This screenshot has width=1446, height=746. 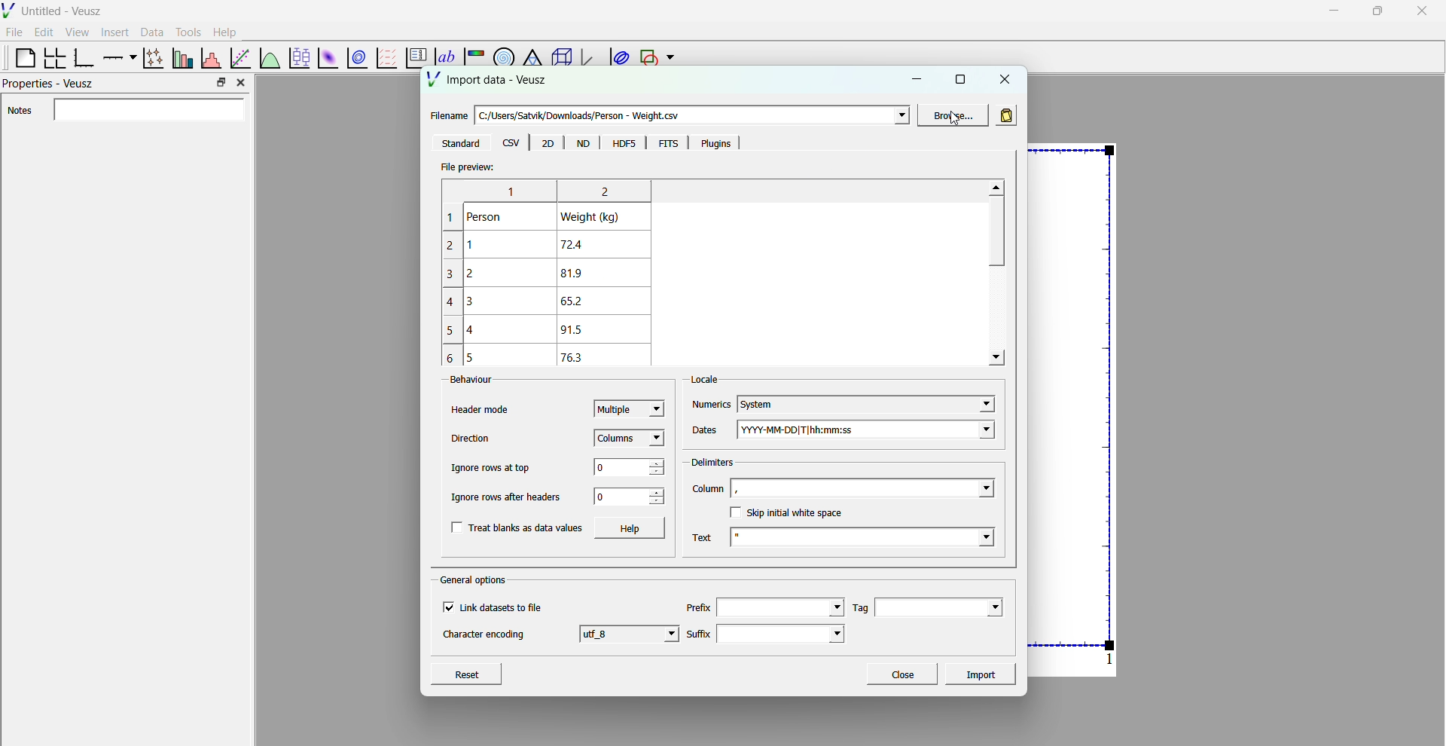 I want to click on image color graph, so click(x=474, y=51).